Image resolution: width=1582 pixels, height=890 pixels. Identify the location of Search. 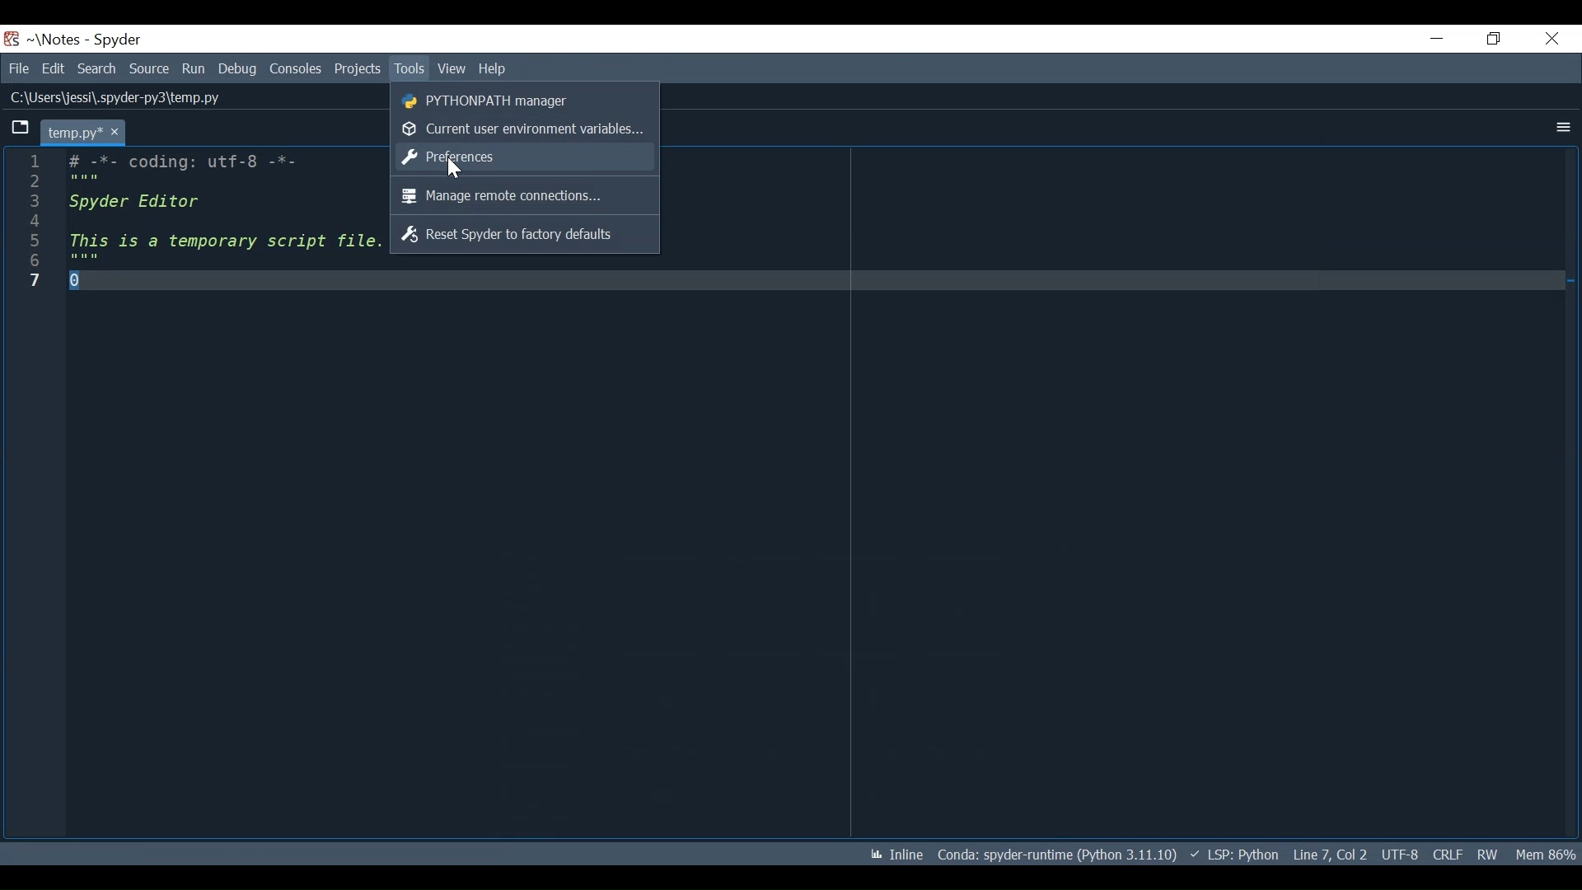
(97, 69).